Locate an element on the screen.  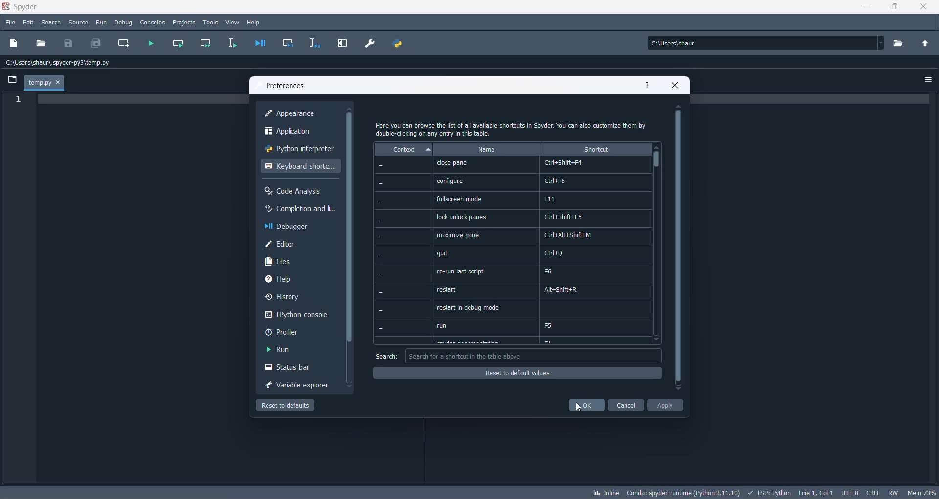
context is located at coordinates (403, 149).